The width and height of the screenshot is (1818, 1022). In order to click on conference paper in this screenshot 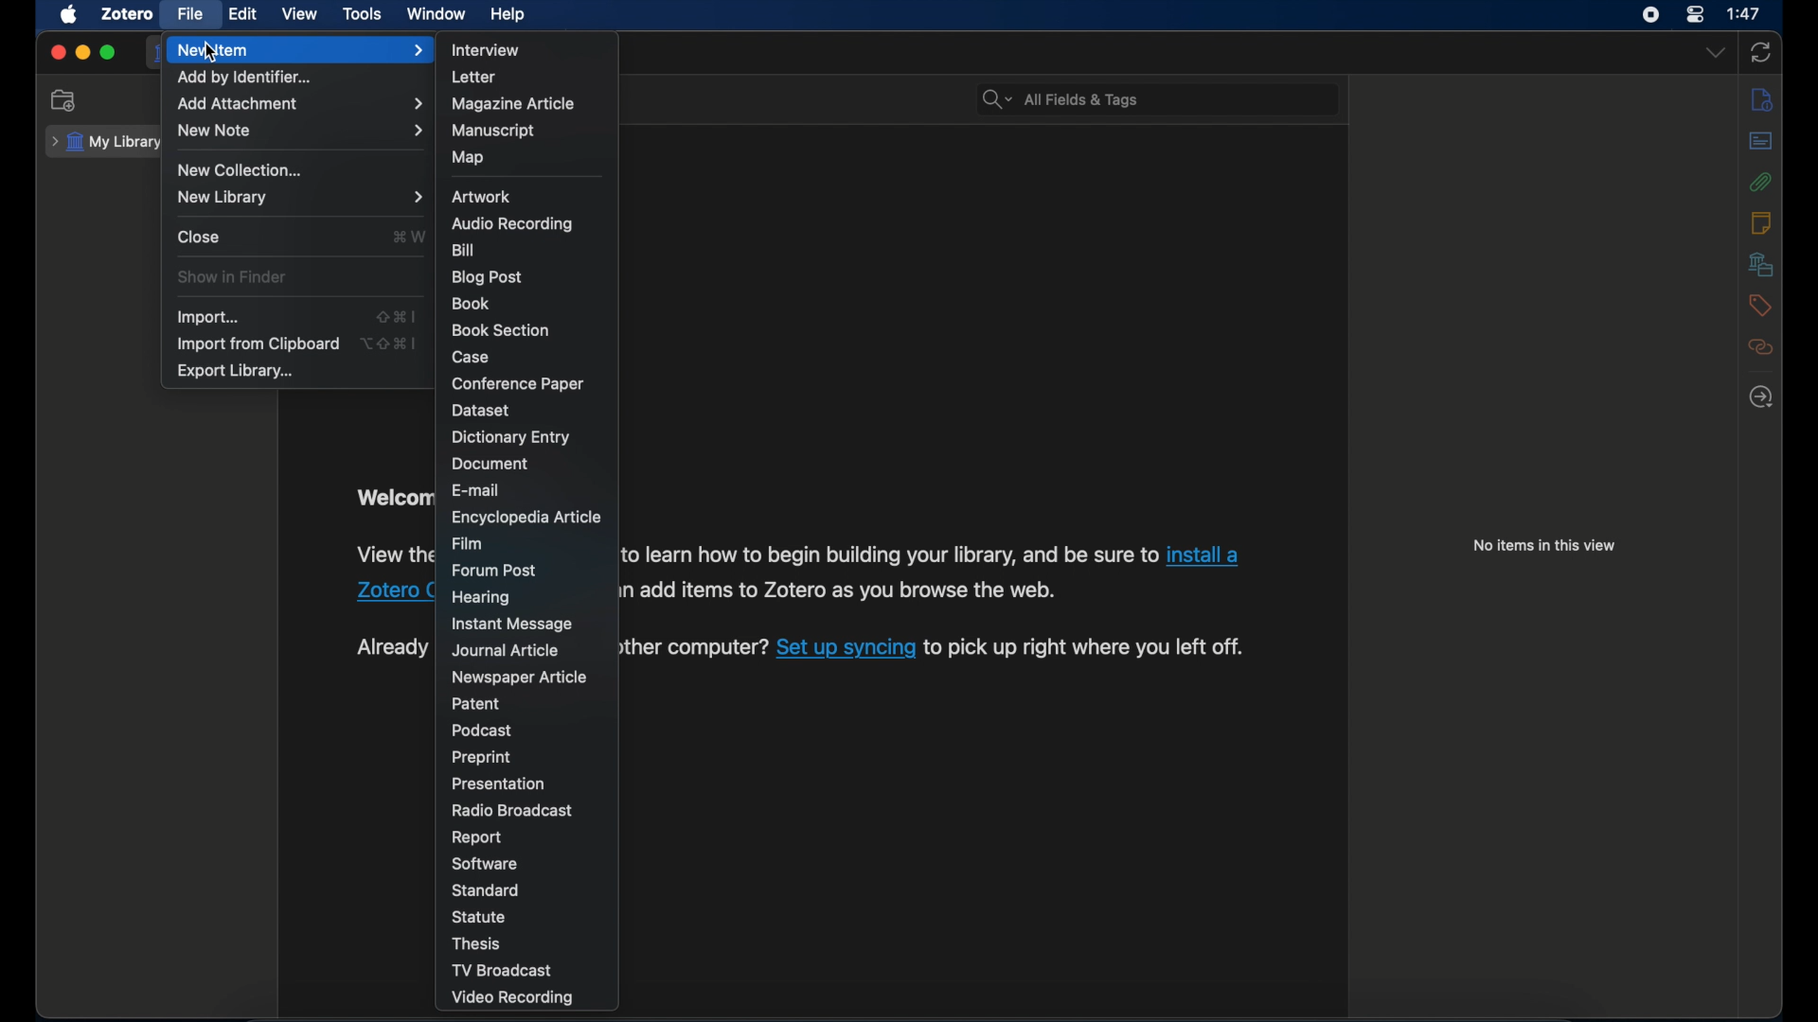, I will do `click(519, 383)`.